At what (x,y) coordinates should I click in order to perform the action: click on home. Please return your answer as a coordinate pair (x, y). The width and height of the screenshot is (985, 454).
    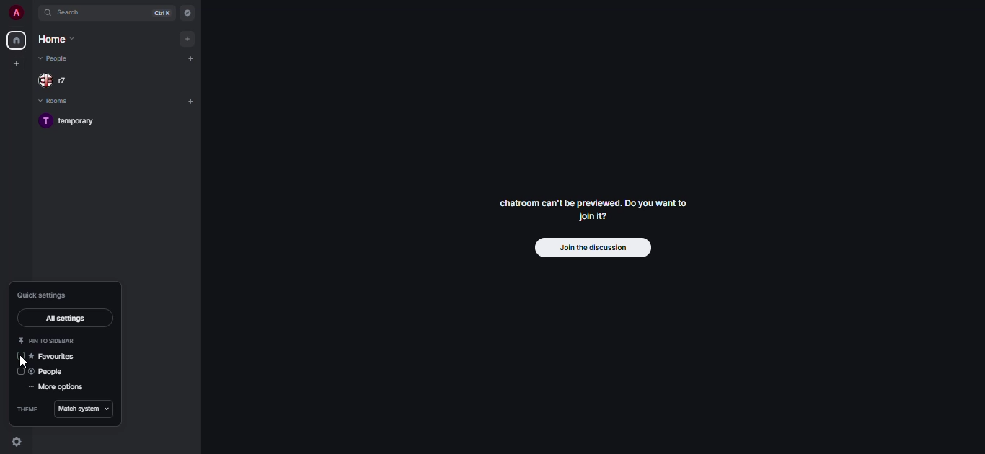
    Looking at the image, I should click on (53, 41).